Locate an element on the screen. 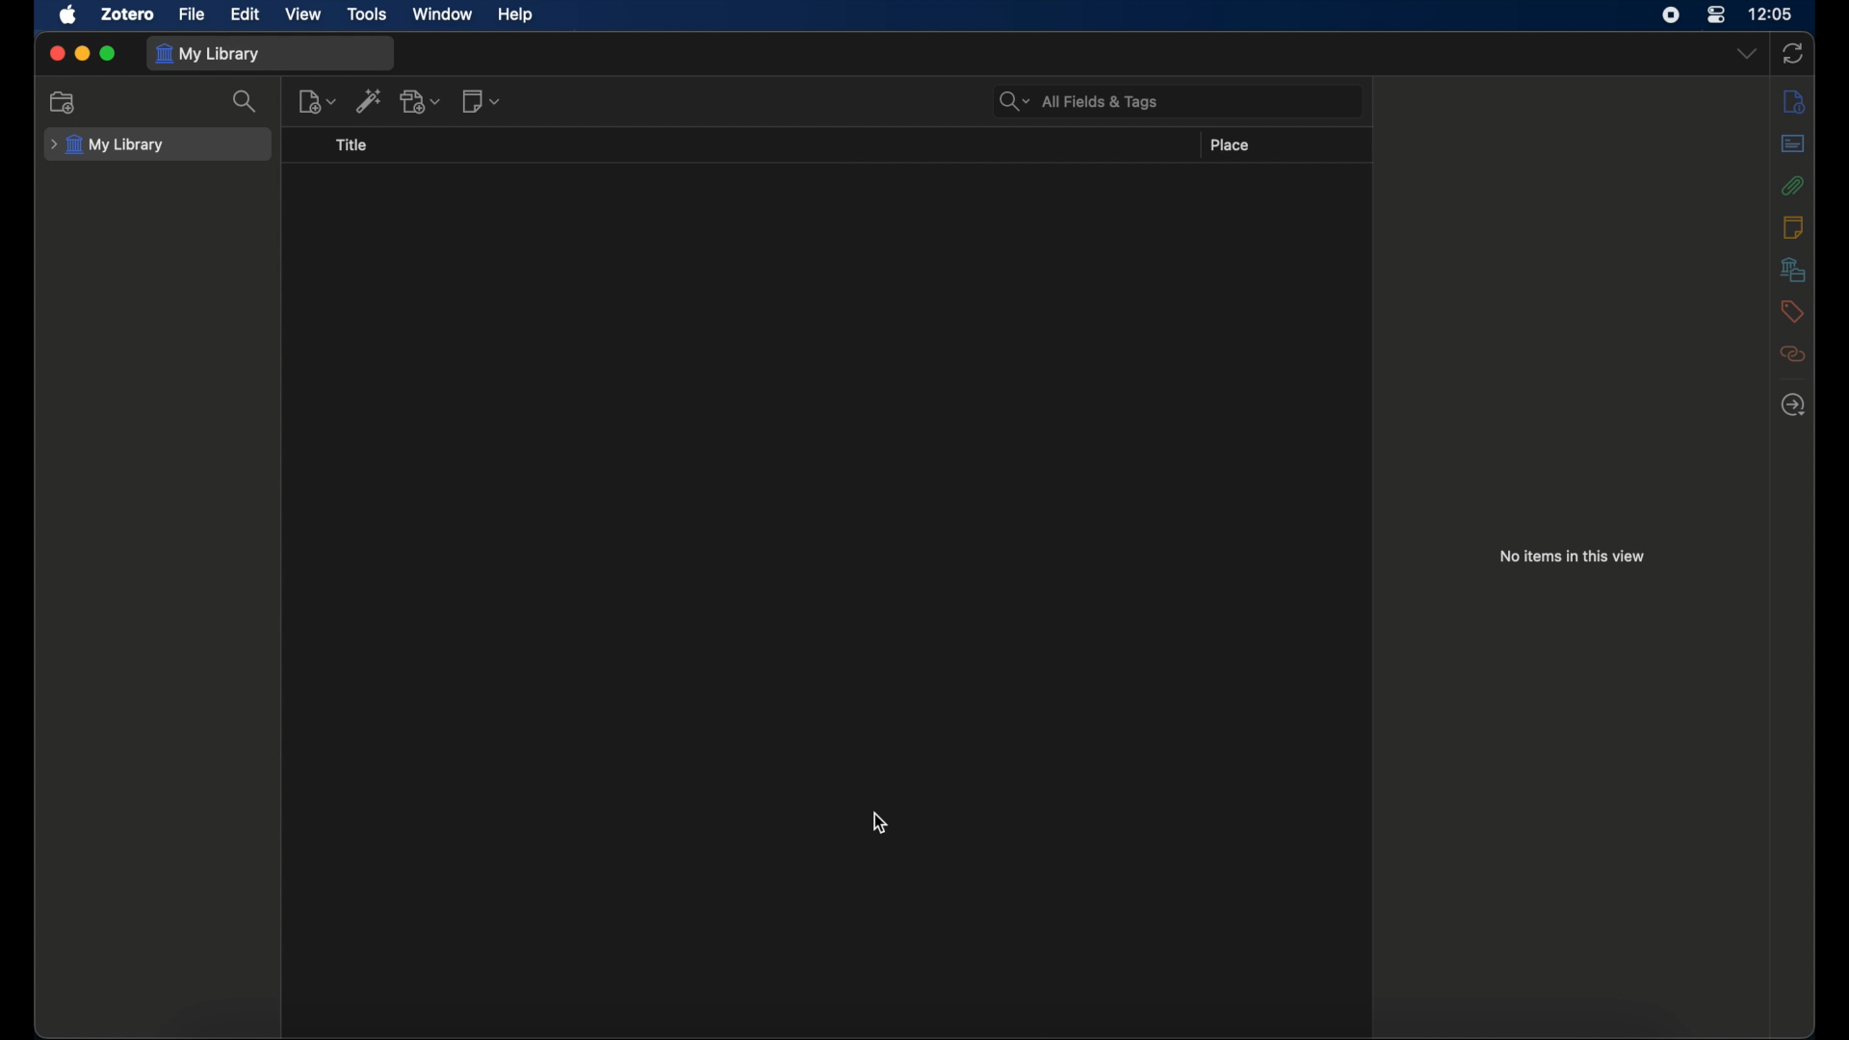  title is located at coordinates (351, 144).